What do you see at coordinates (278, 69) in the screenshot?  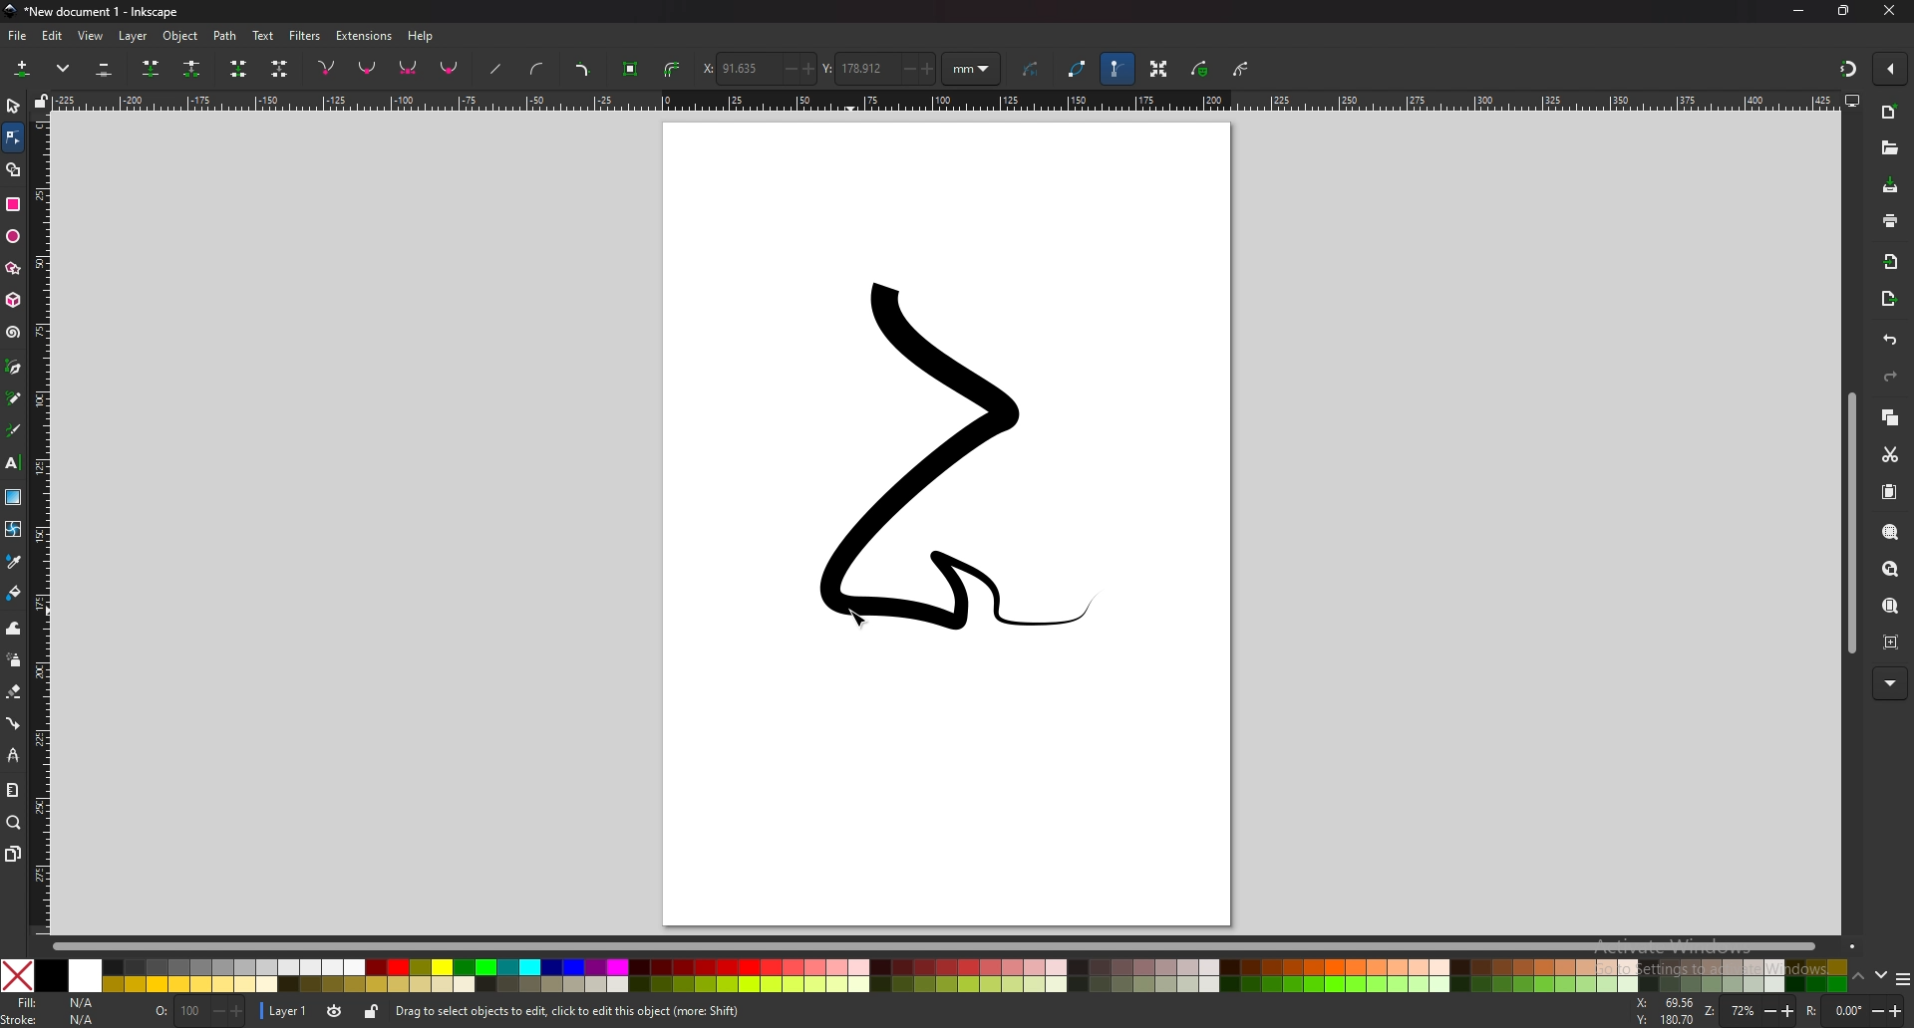 I see `delete segment between two non endpoint nodes` at bounding box center [278, 69].